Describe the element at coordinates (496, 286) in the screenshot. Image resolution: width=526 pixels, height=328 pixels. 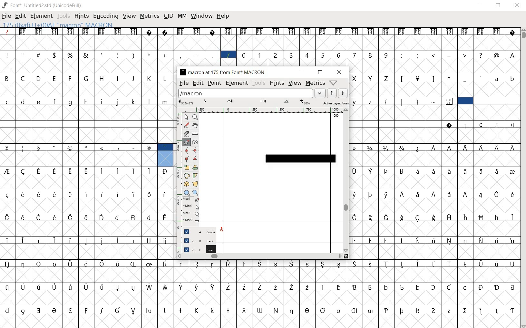
I see `Symbol` at that location.